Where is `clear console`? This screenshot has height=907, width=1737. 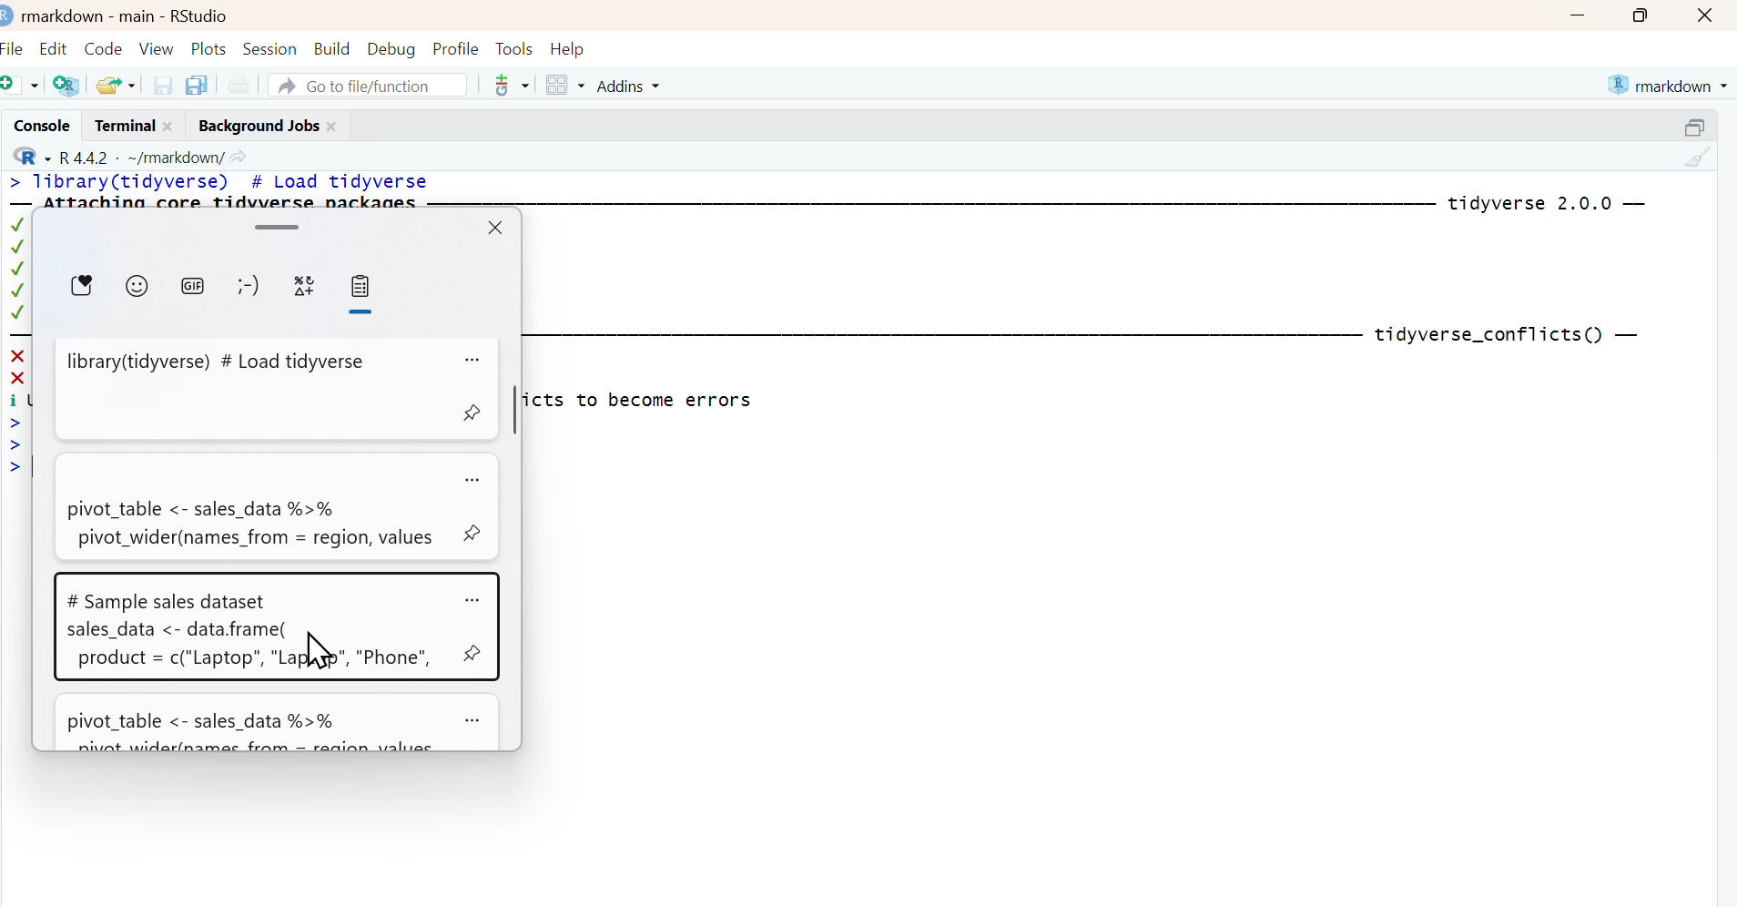
clear console is located at coordinates (1699, 158).